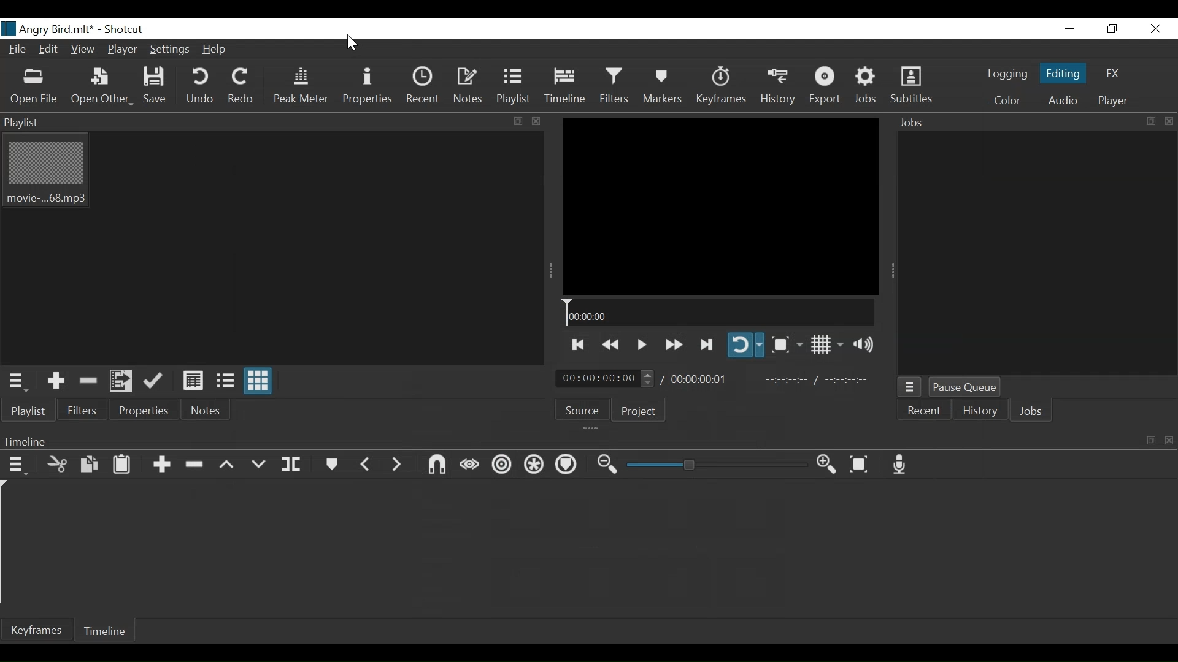 This screenshot has width=1178, height=662. Describe the element at coordinates (703, 378) in the screenshot. I see `Total Duration` at that location.